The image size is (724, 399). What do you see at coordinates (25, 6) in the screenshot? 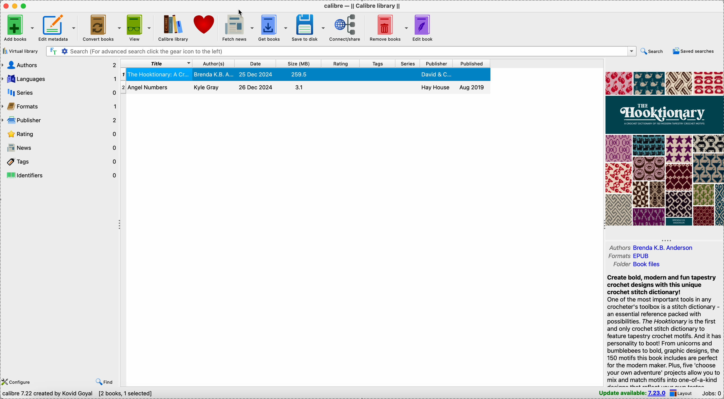
I see `maximize` at bounding box center [25, 6].